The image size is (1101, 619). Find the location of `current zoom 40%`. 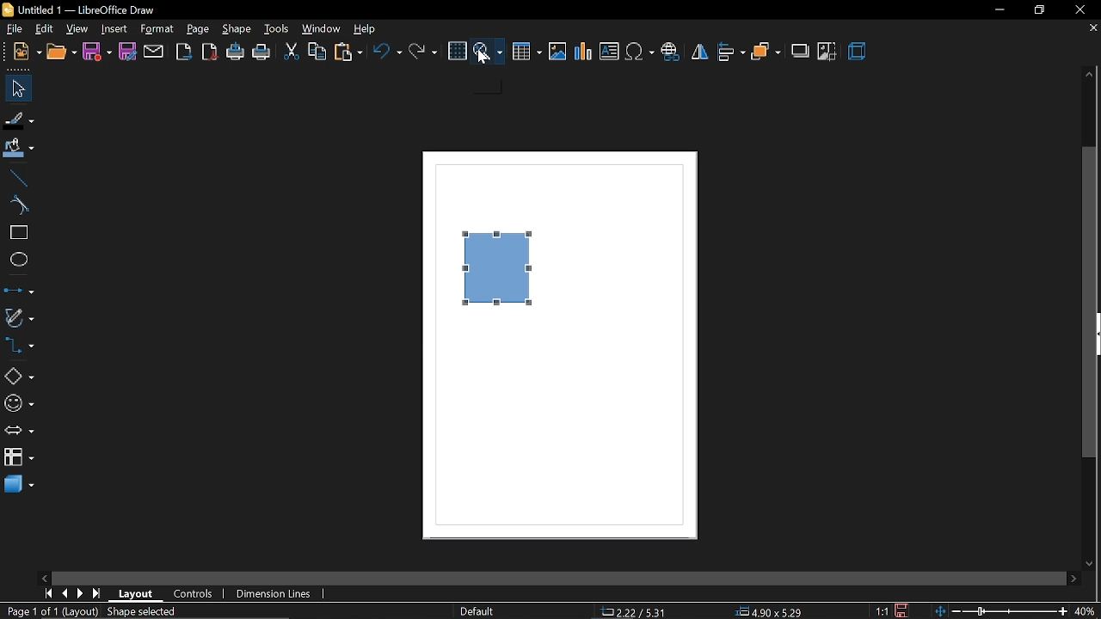

current zoom 40% is located at coordinates (1085, 612).